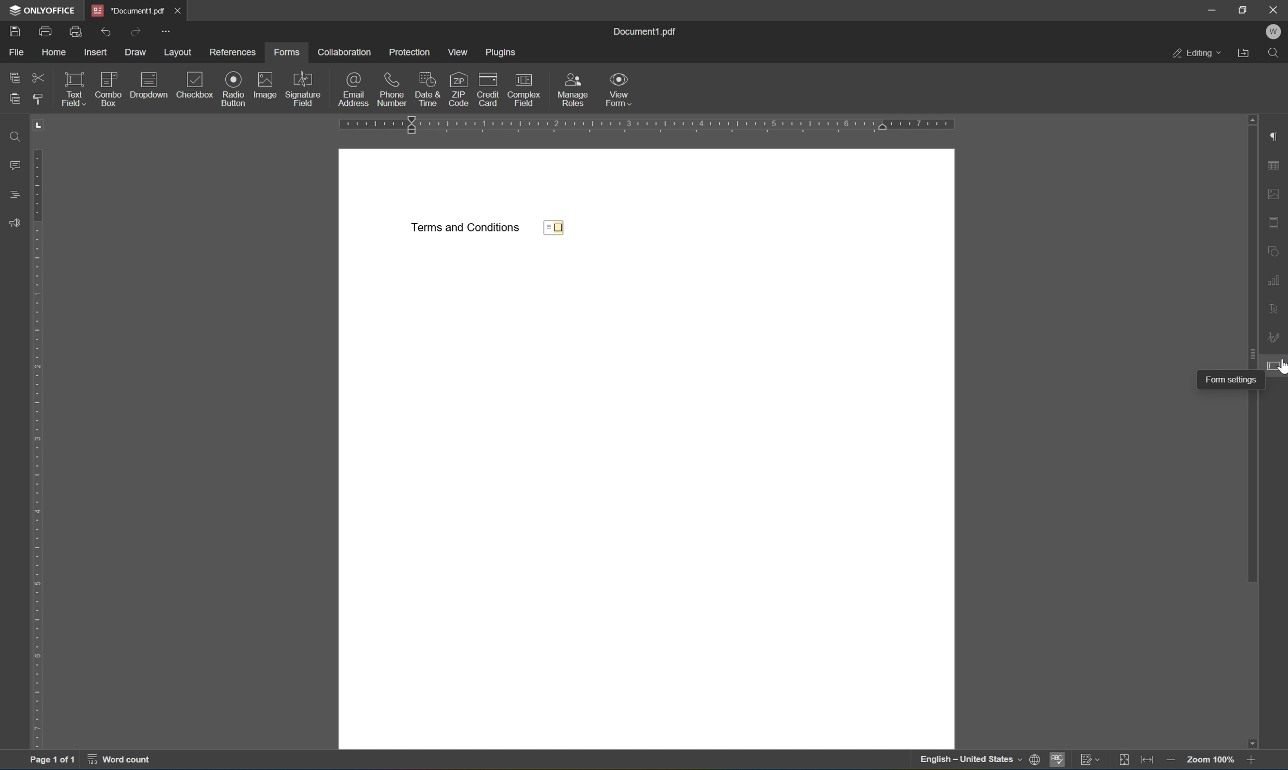  What do you see at coordinates (17, 100) in the screenshot?
I see `paste` at bounding box center [17, 100].